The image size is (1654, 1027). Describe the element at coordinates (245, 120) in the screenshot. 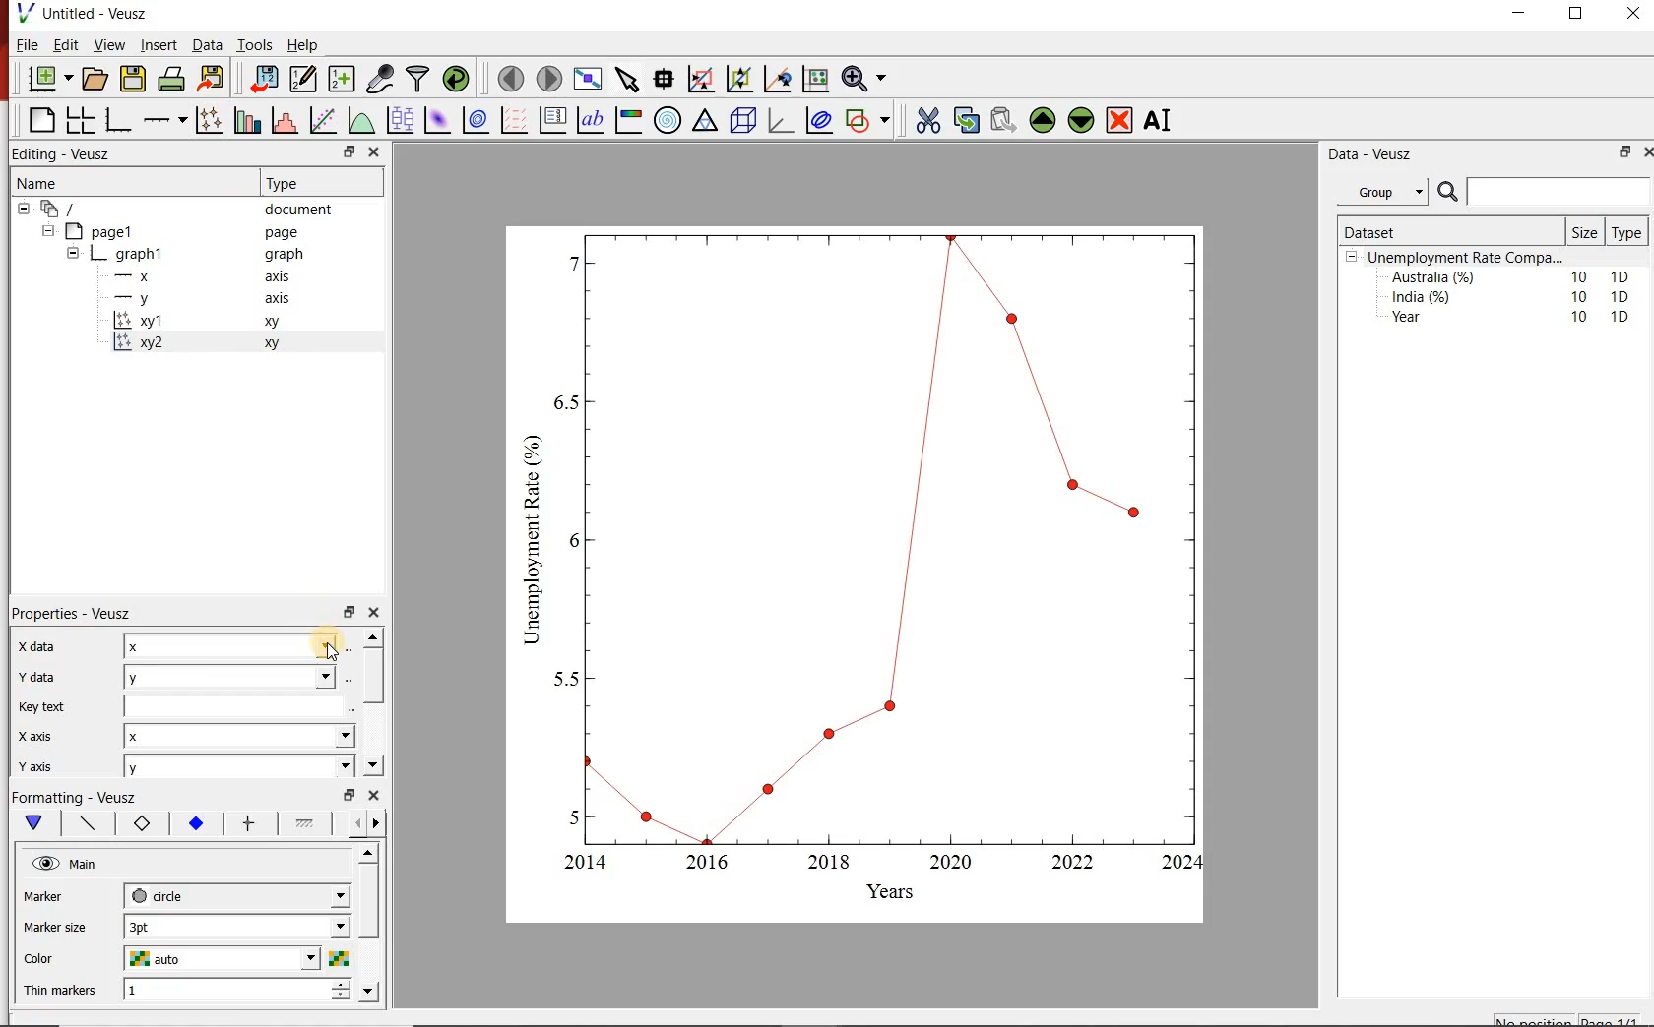

I see `bar graphs` at that location.